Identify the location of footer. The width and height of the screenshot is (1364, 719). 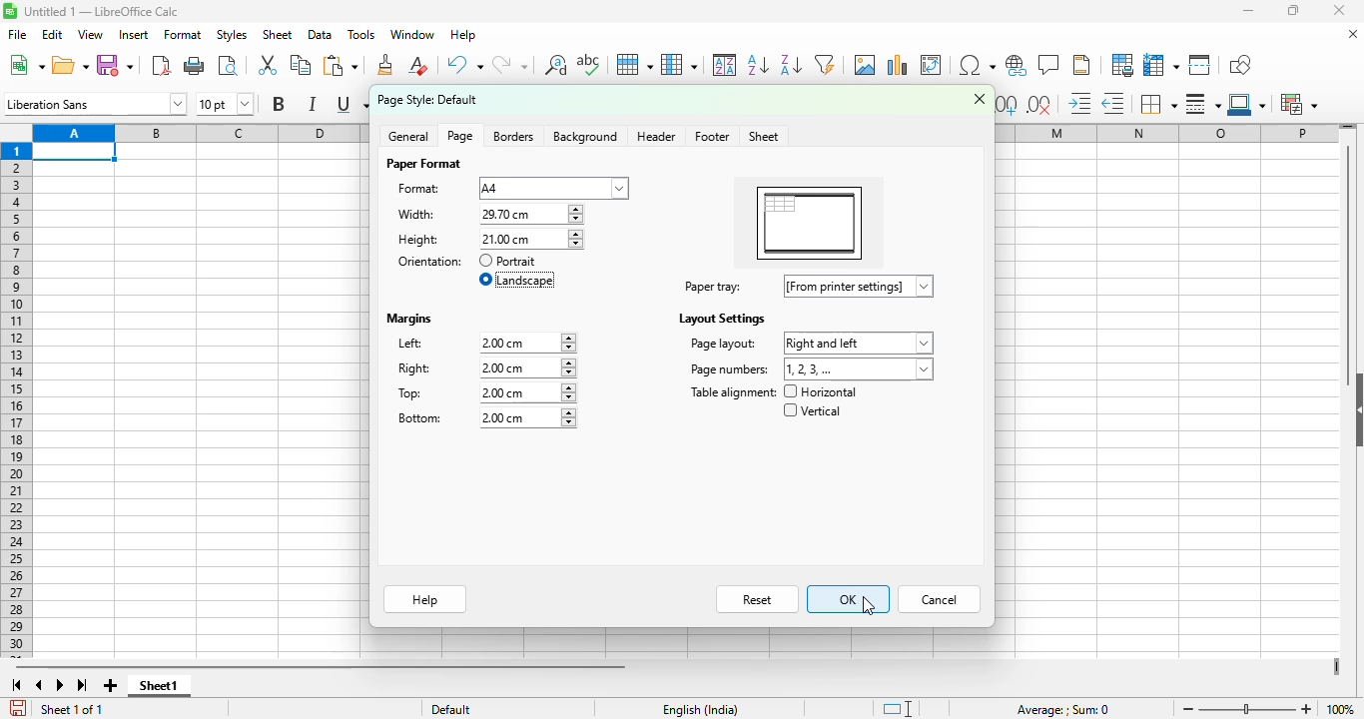
(711, 137).